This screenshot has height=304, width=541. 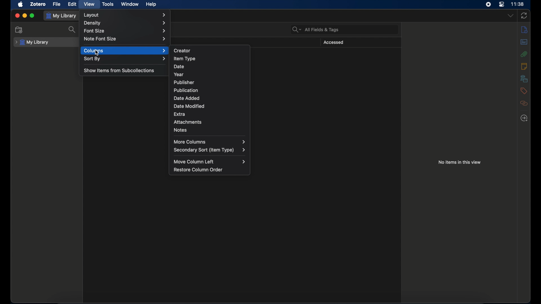 I want to click on libraries, so click(x=524, y=78).